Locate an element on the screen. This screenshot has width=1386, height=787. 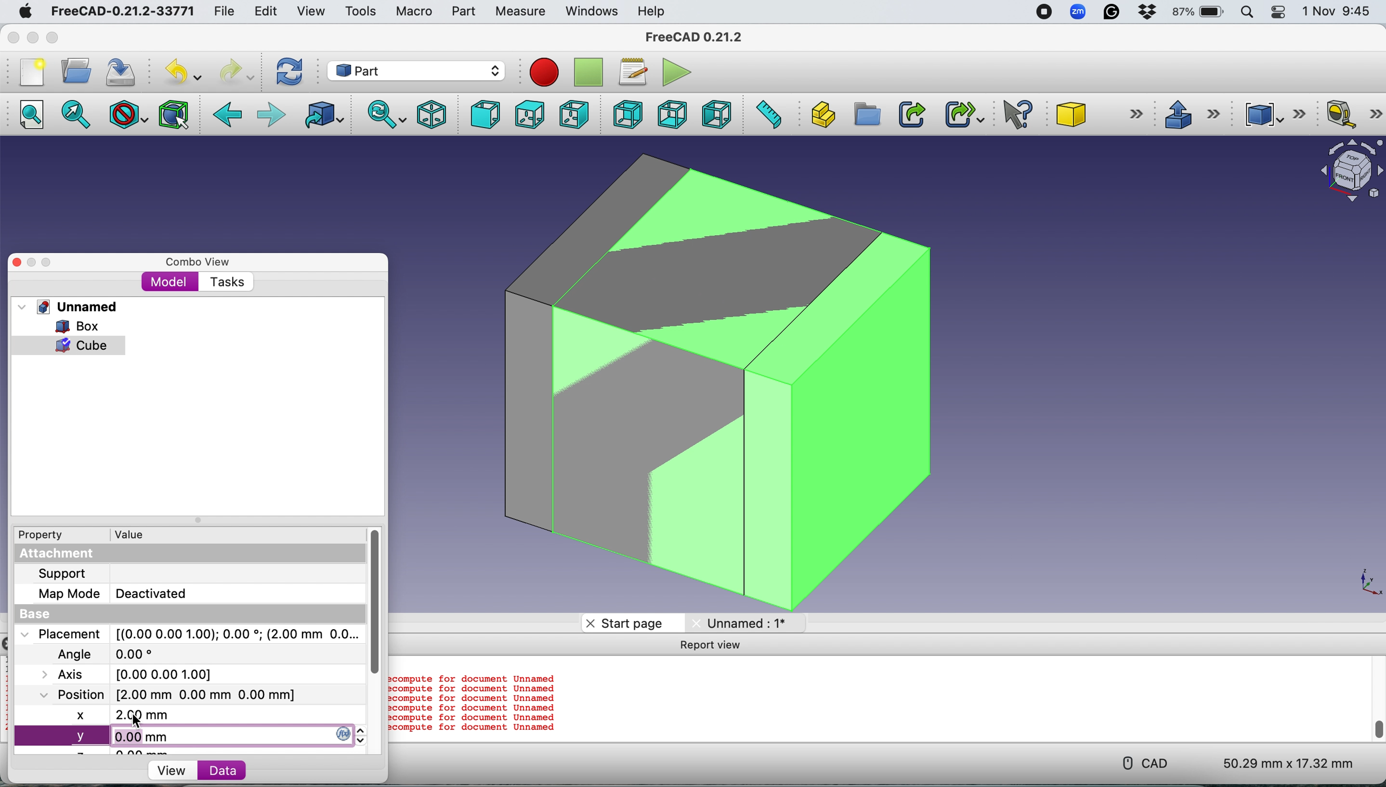
87% battery is located at coordinates (1199, 12).